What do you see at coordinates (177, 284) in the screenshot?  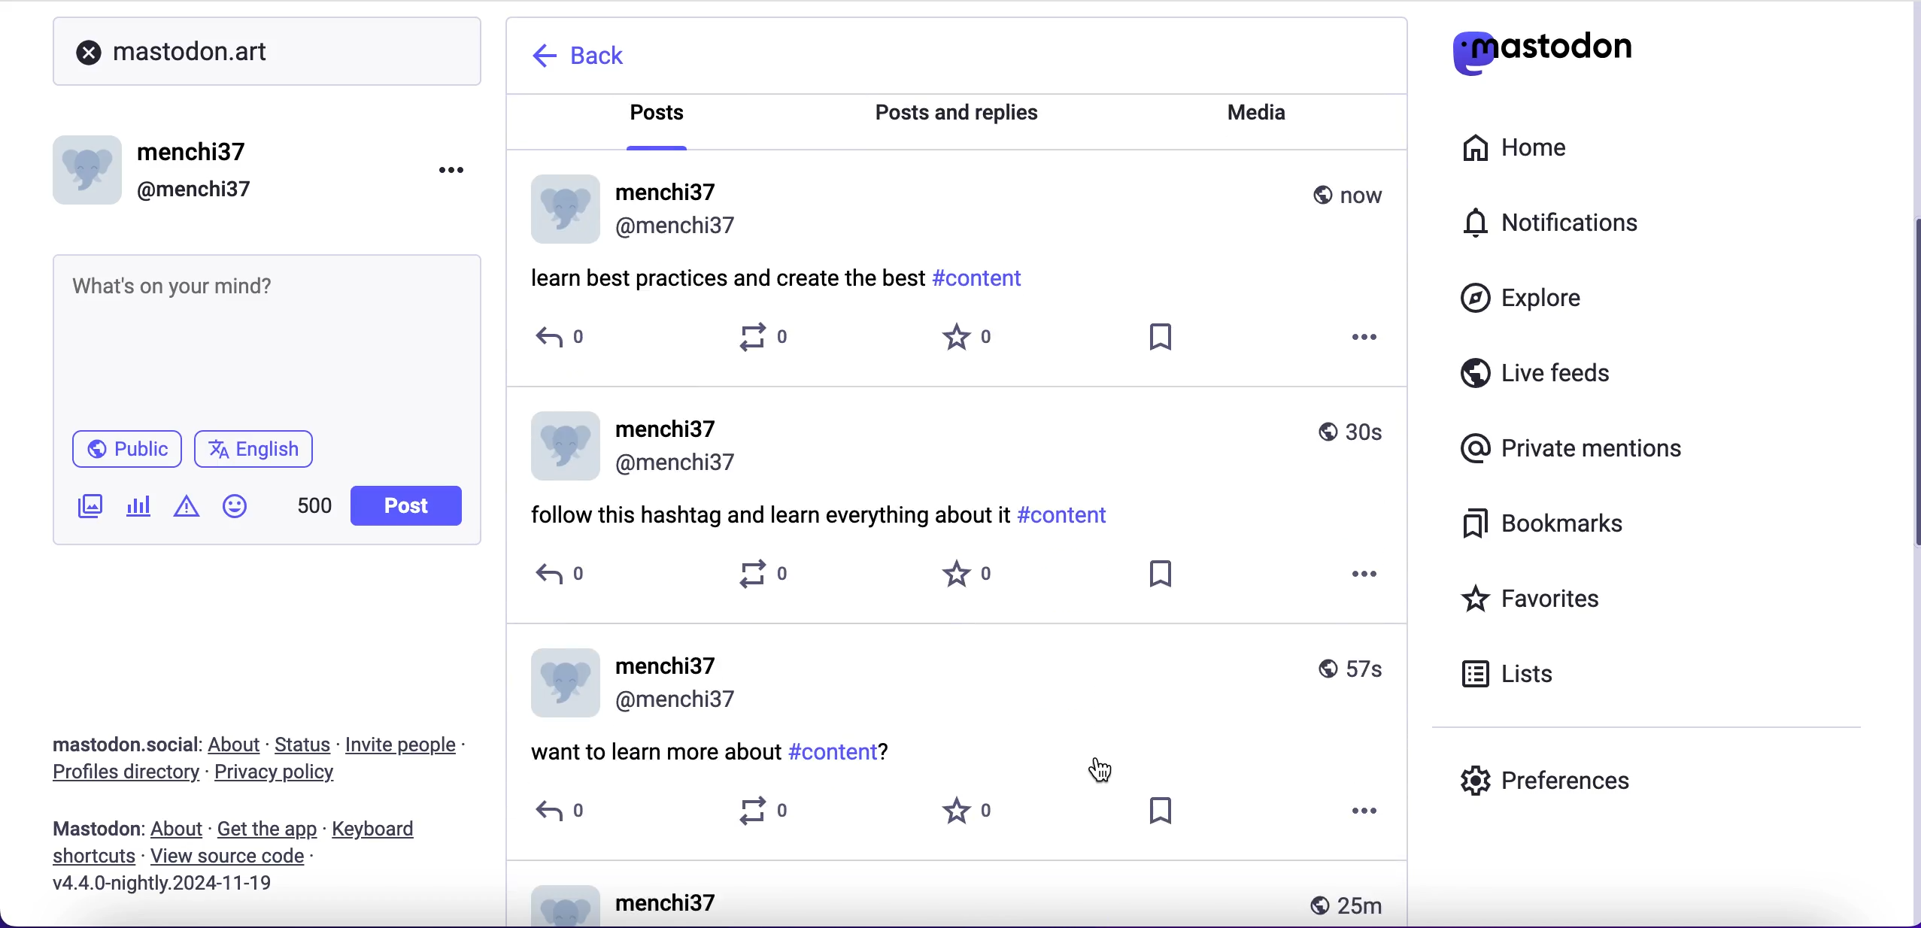 I see `text post` at bounding box center [177, 284].